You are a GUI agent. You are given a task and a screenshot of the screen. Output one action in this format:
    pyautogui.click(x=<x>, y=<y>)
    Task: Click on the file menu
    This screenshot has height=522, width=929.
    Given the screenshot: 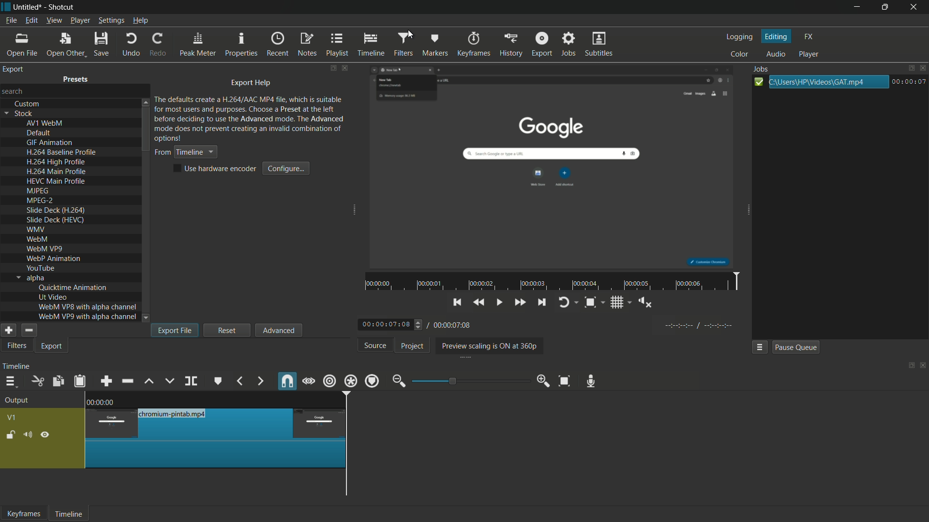 What is the action you would take?
    pyautogui.click(x=11, y=20)
    